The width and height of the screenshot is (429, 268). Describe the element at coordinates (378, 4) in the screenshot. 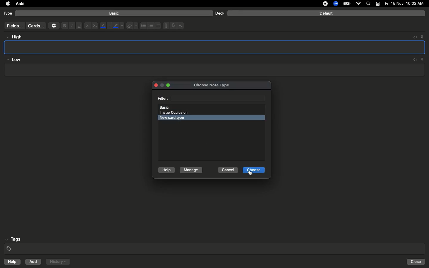

I see `Notification bar` at that location.